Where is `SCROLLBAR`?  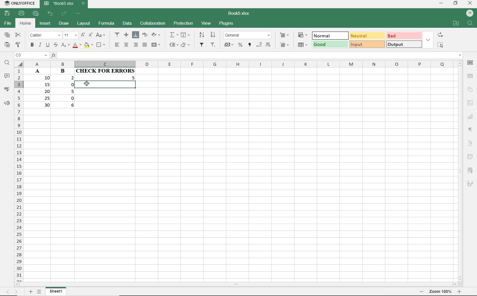
SCROLLBAR is located at coordinates (235, 285).